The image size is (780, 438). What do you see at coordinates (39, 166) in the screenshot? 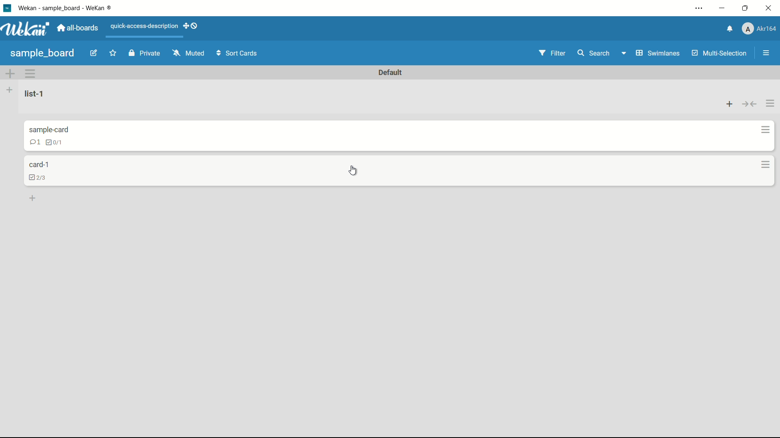
I see `card name` at bounding box center [39, 166].